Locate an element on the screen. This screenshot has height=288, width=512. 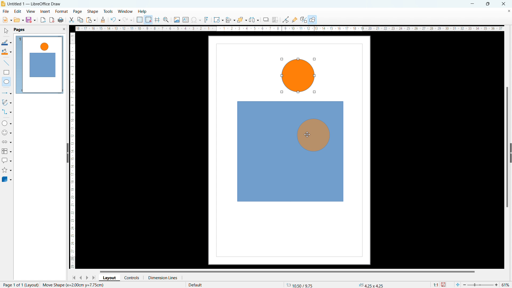
go to first page is located at coordinates (73, 277).